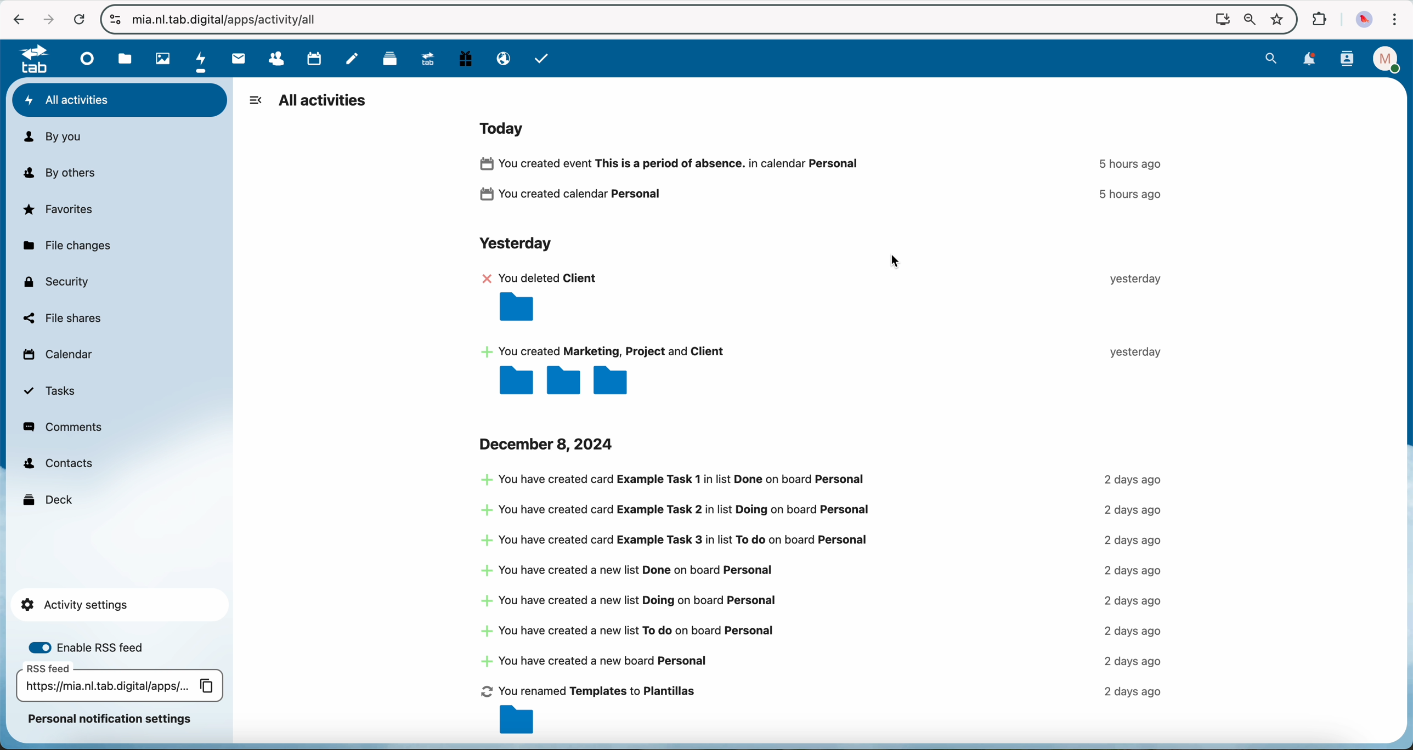  What do you see at coordinates (64, 427) in the screenshot?
I see `comments` at bounding box center [64, 427].